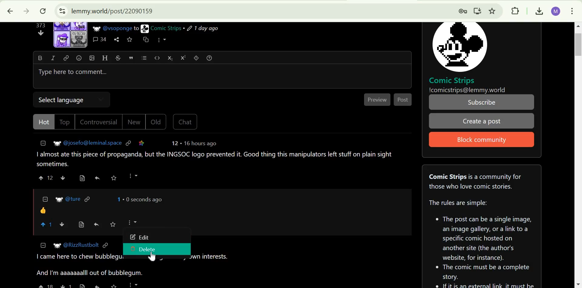  I want to click on Click to go back, hold to see history, so click(10, 11).